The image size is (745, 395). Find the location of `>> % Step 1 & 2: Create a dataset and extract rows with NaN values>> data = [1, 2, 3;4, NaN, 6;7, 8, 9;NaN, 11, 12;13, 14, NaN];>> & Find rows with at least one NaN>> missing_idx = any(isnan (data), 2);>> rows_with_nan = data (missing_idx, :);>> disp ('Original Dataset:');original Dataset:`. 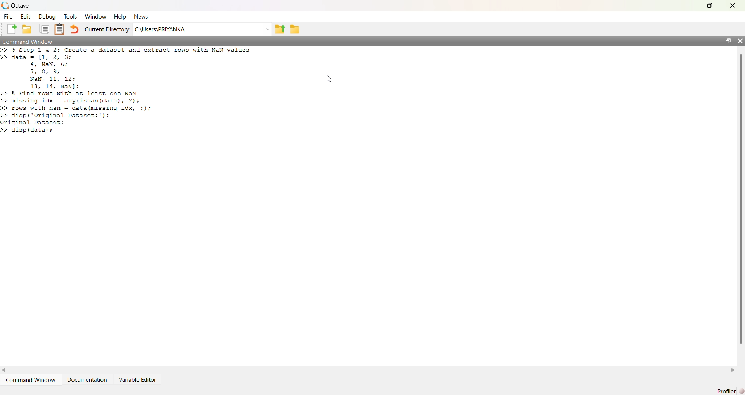

>> % Step 1 & 2: Create a dataset and extract rows with NaN values>> data = [1, 2, 3;4, NaN, 6;7, 8, 9;NaN, 11, 12;13, 14, NaN];>> & Find rows with at least one NaN>> missing_idx = any(isnan (data), 2);>> rows_with_nan = data (missing_idx, :);>> disp ('Original Dataset:');original Dataset: is located at coordinates (128, 90).